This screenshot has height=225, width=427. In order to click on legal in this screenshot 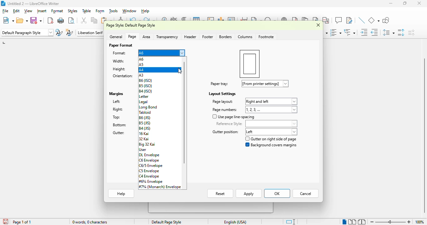, I will do `click(144, 102)`.